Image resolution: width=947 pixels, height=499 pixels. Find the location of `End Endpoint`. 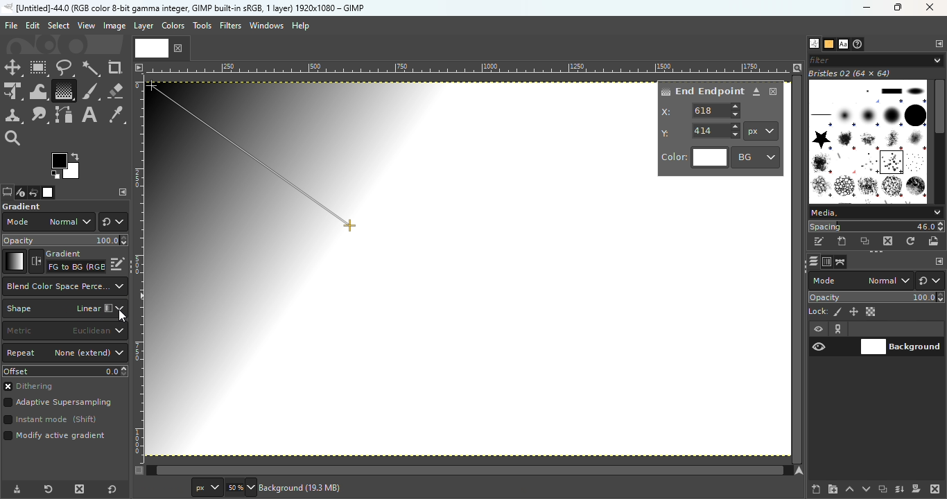

End Endpoint is located at coordinates (702, 90).